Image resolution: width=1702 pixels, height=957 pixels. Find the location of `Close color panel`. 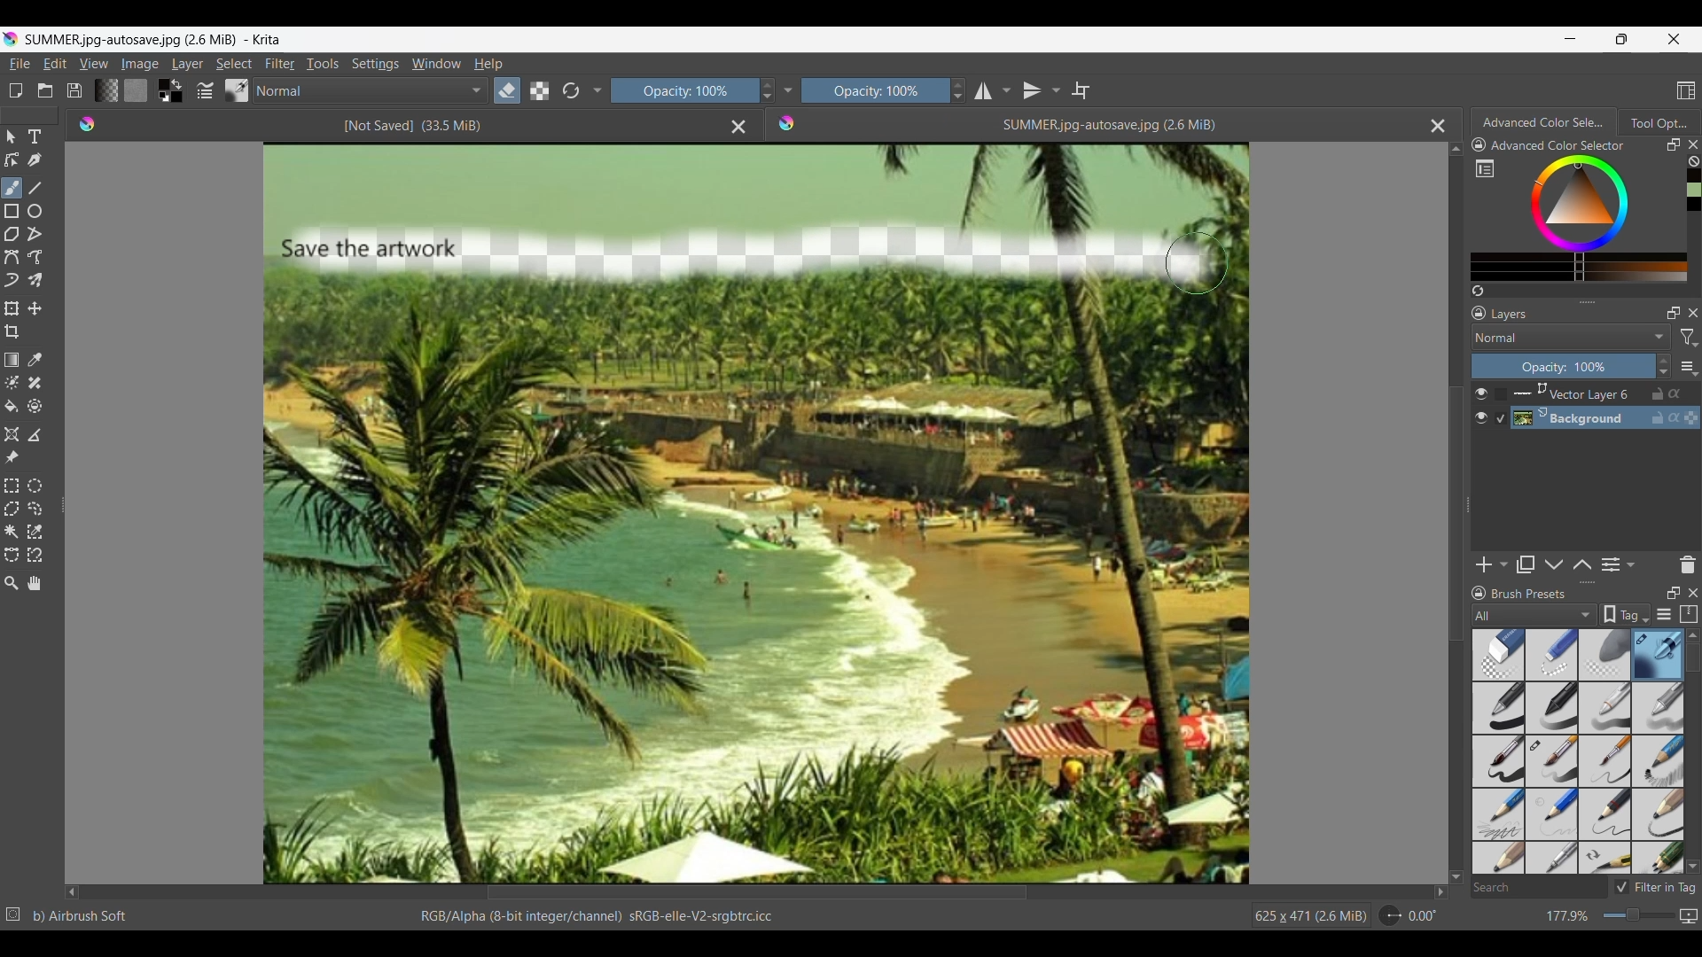

Close color panel is located at coordinates (1693, 144).